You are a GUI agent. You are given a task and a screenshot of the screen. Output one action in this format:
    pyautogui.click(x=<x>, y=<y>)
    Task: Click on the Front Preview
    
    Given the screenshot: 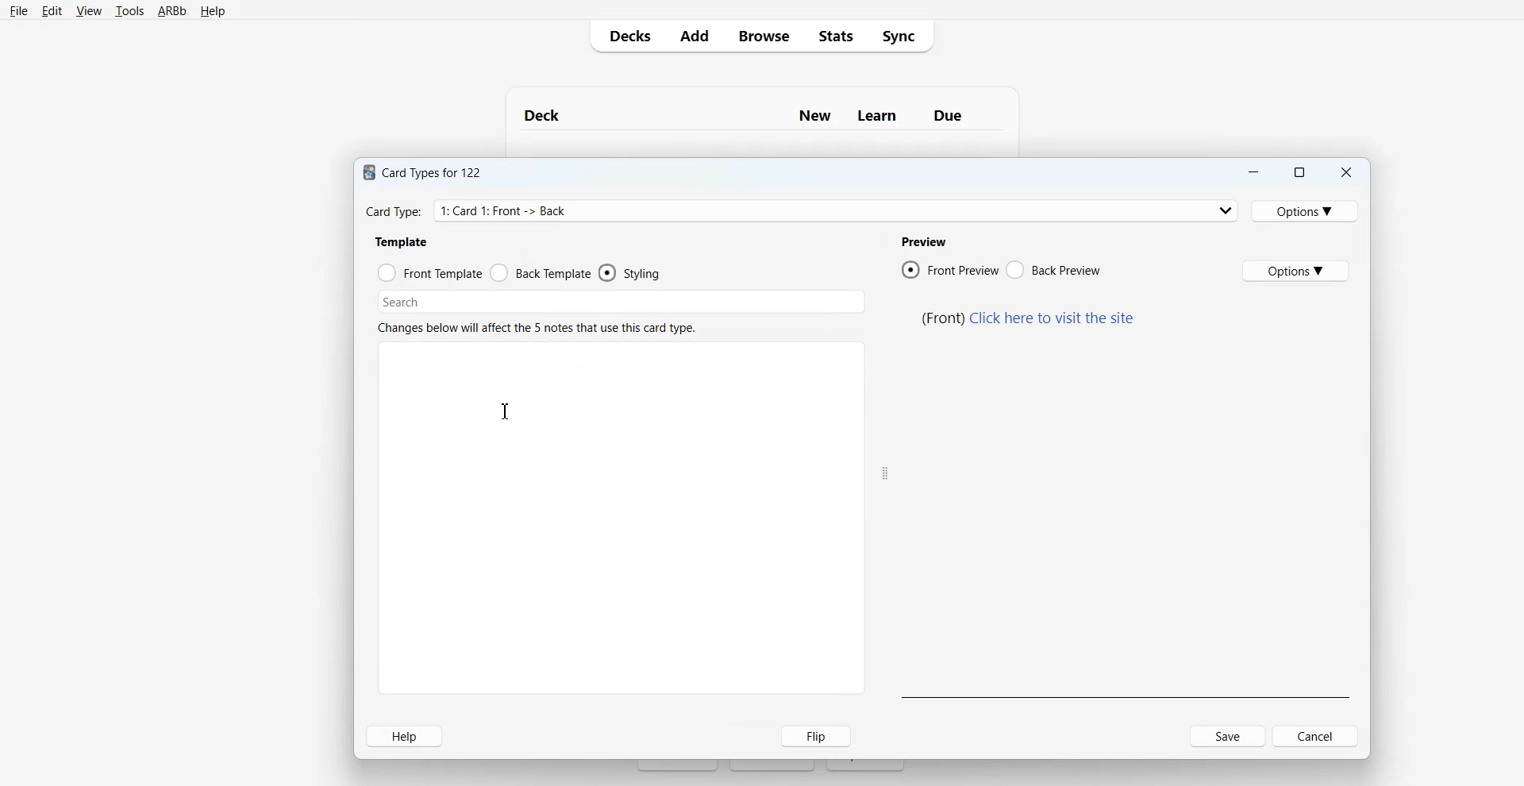 What is the action you would take?
    pyautogui.click(x=950, y=269)
    